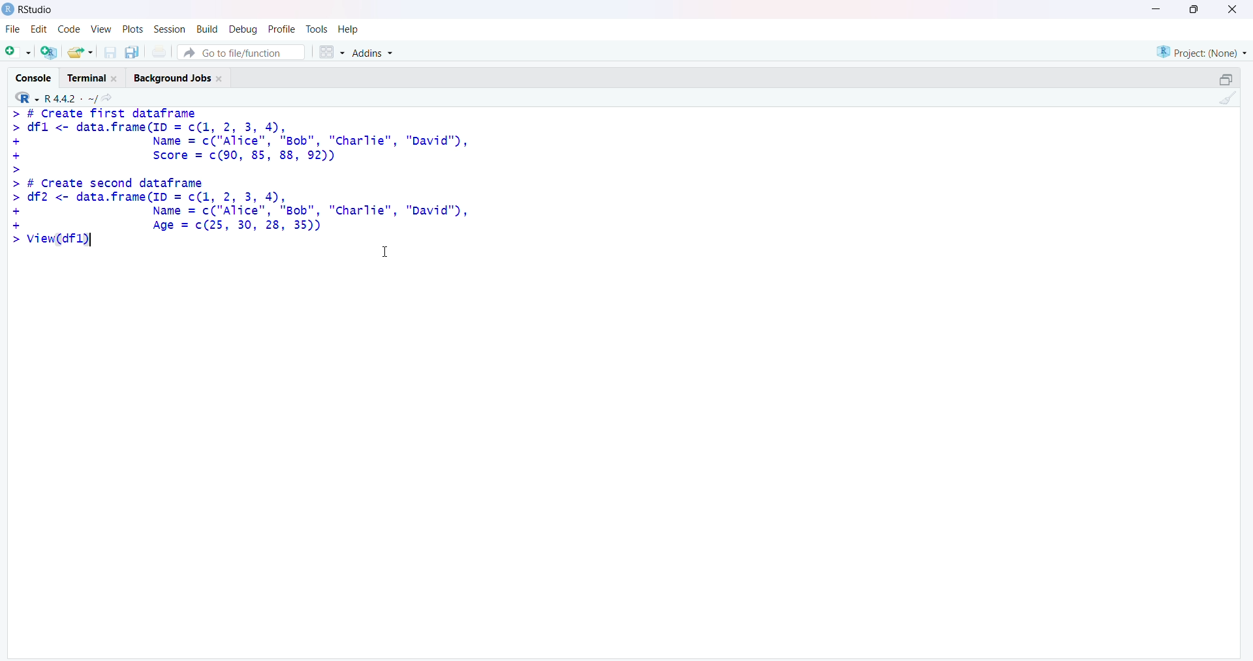  I want to click on cursor, so click(386, 252).